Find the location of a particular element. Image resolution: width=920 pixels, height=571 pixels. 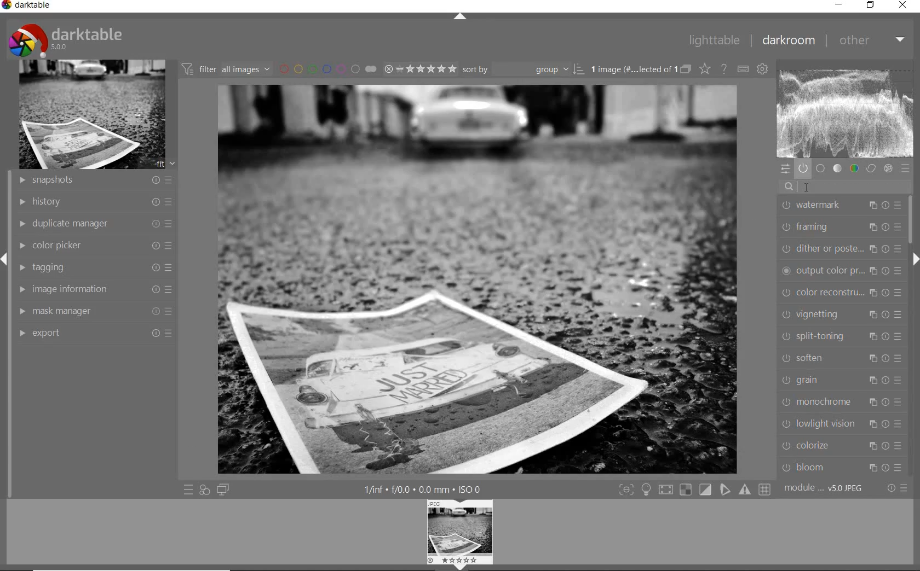

image previe is located at coordinates (461, 535).